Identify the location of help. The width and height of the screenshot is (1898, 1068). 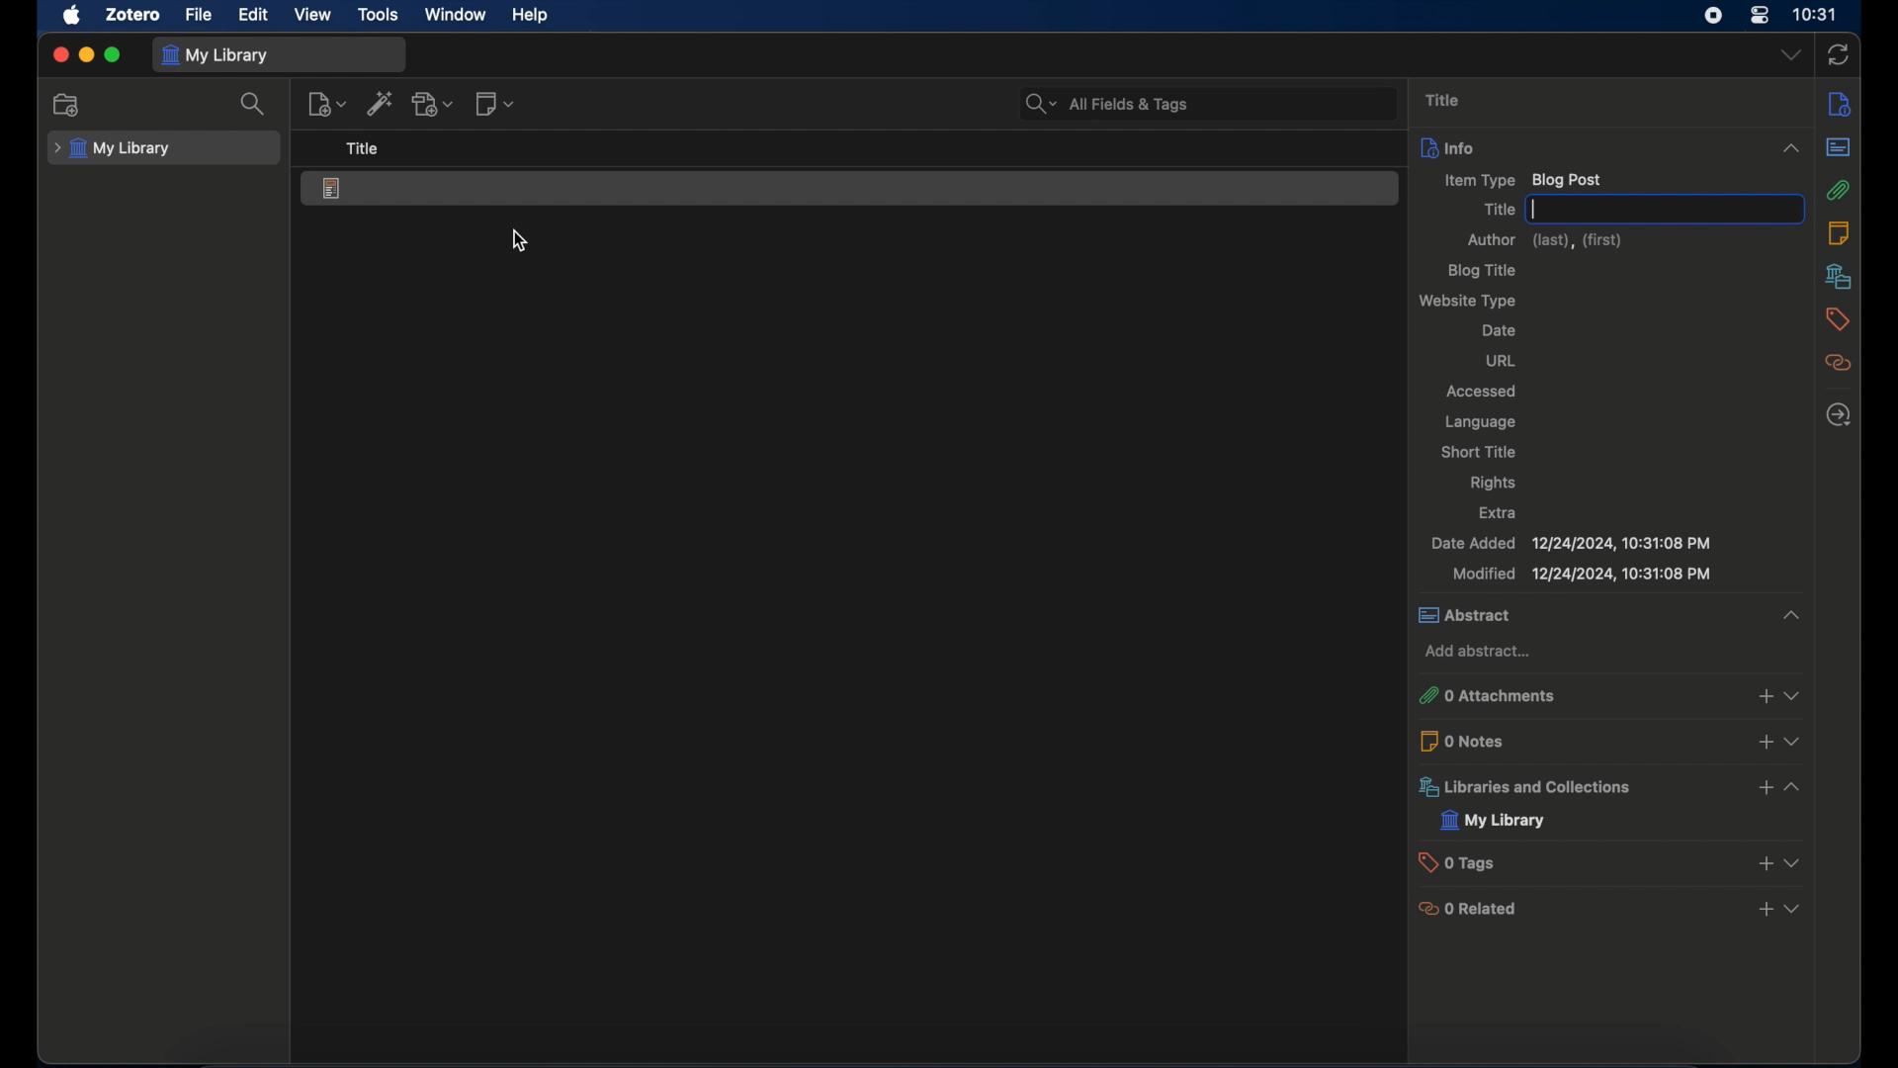
(530, 16).